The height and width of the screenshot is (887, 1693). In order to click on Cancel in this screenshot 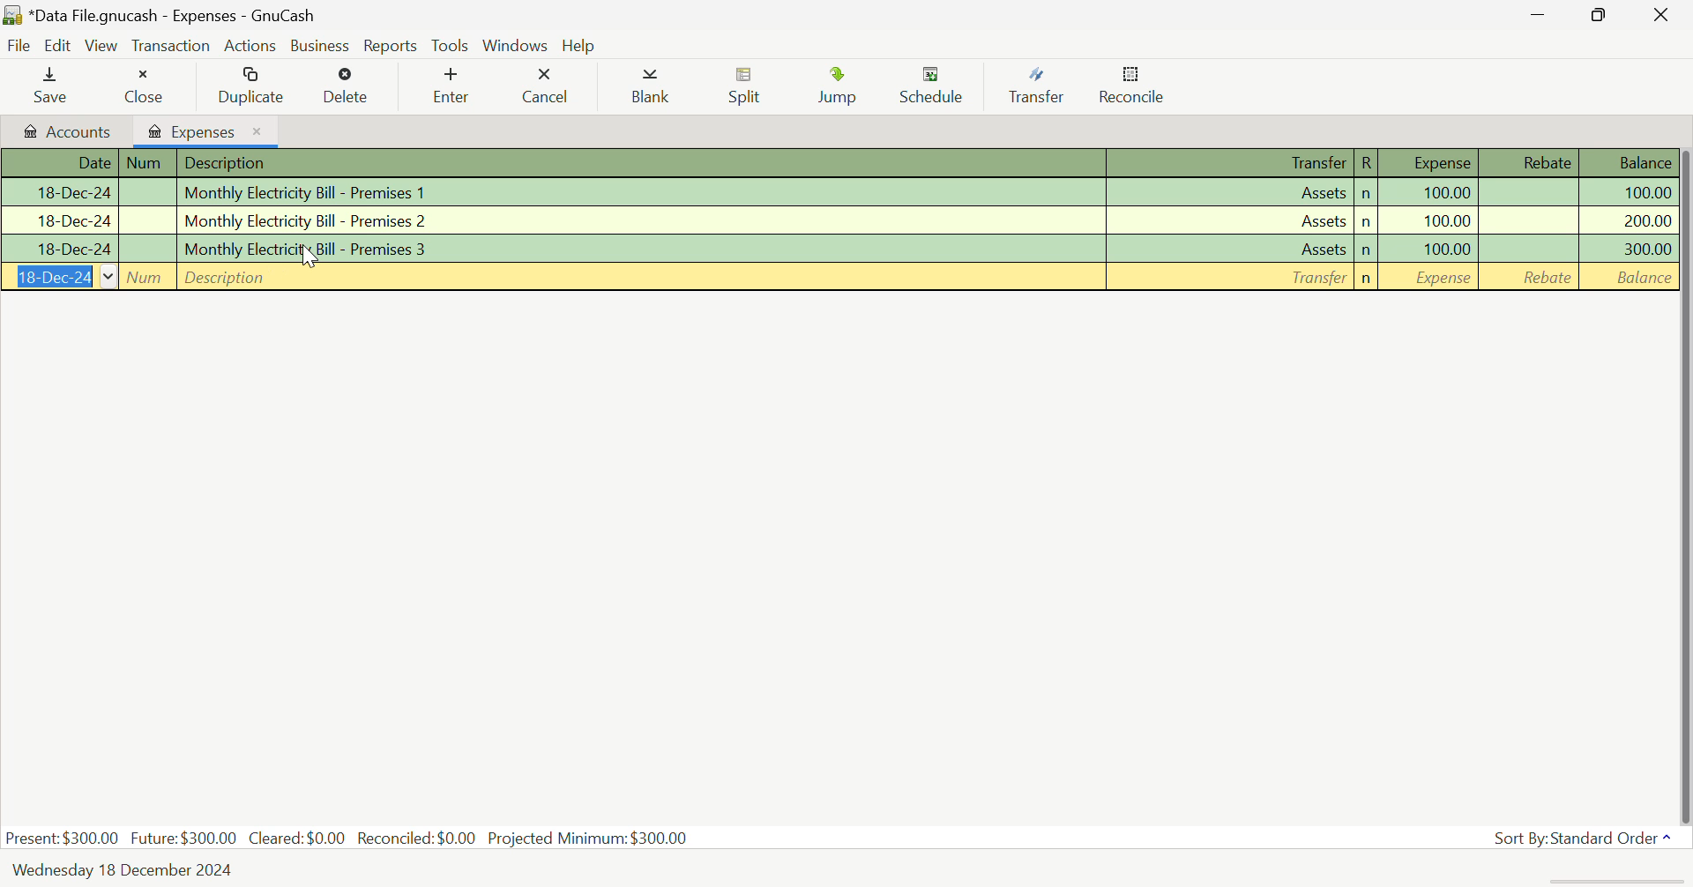, I will do `click(547, 86)`.